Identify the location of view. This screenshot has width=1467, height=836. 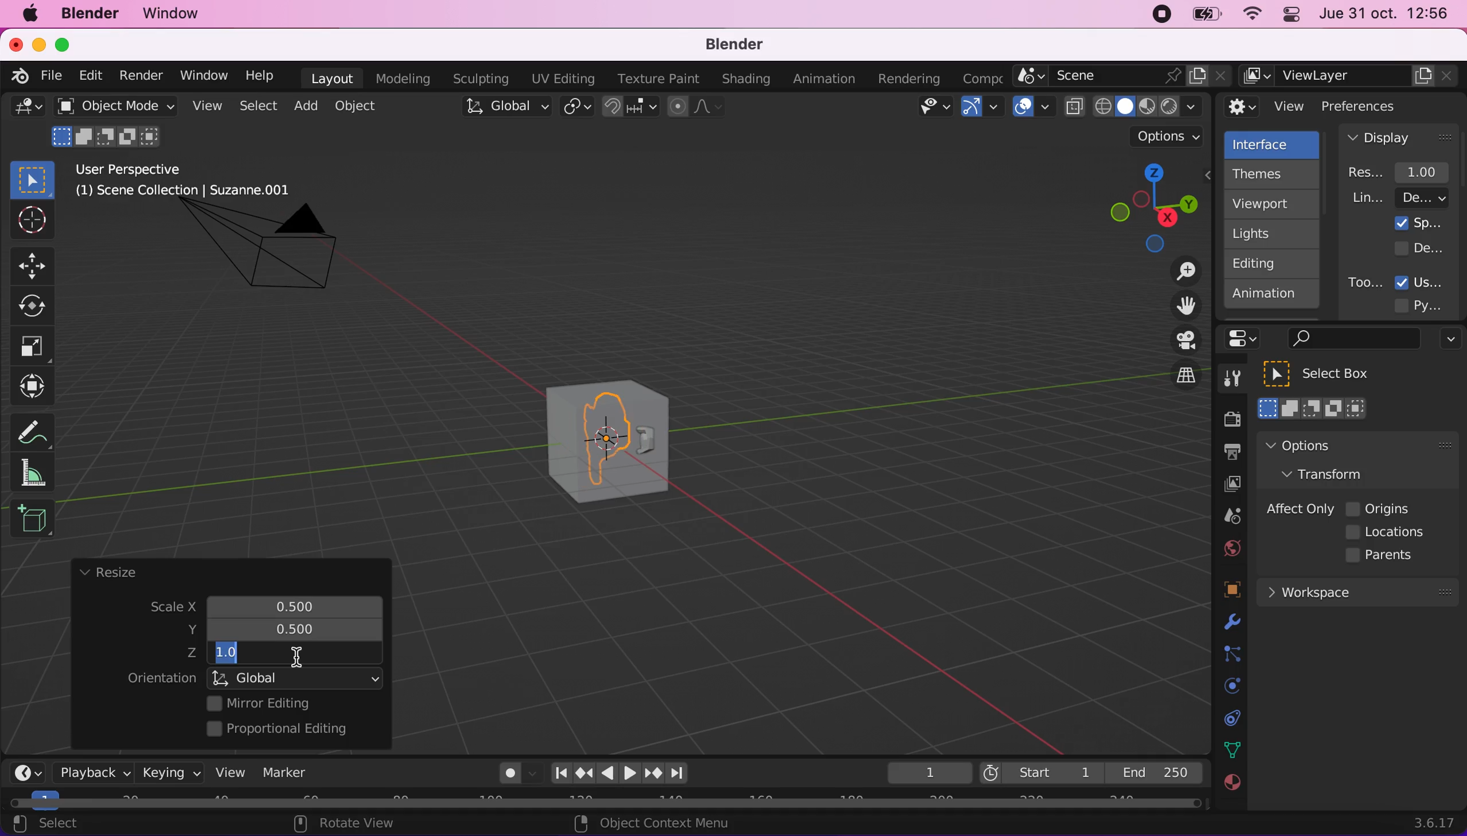
(226, 772).